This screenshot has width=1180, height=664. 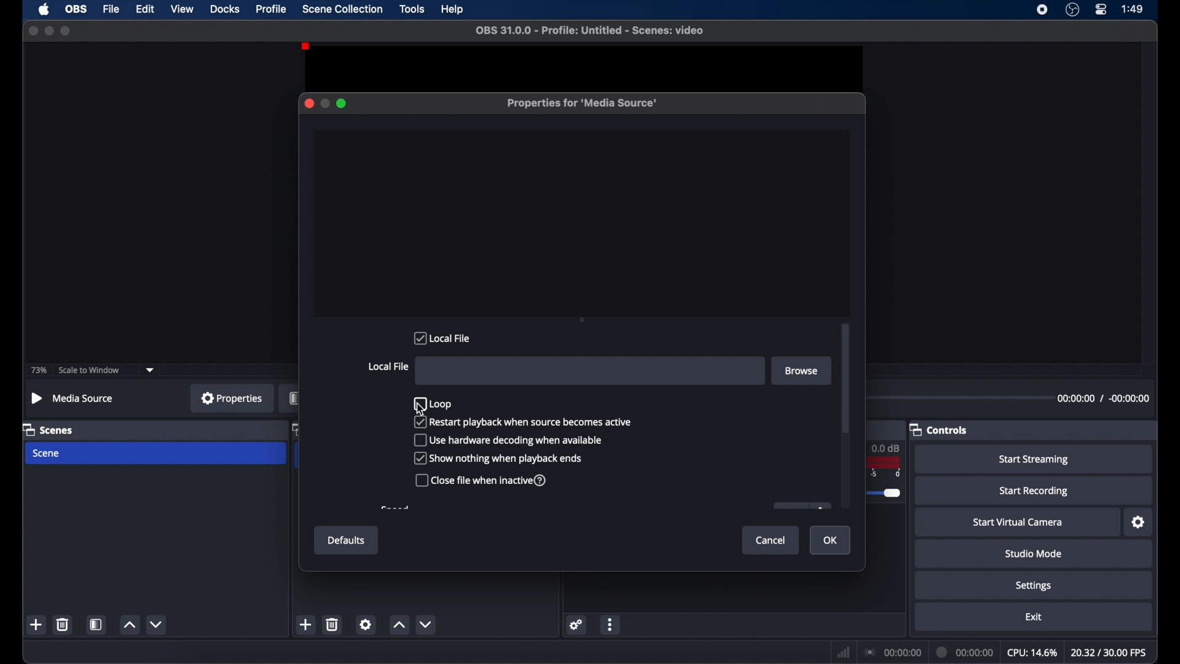 I want to click on cancel, so click(x=773, y=540).